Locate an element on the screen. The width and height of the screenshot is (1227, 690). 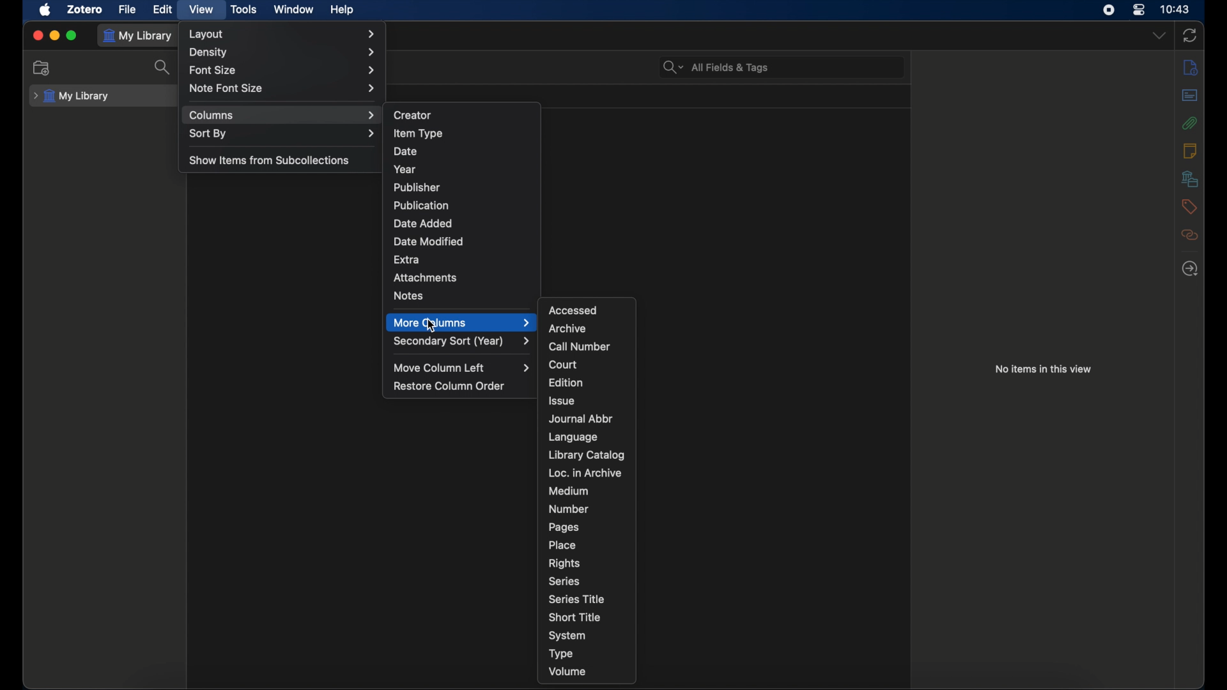
more columns is located at coordinates (461, 322).